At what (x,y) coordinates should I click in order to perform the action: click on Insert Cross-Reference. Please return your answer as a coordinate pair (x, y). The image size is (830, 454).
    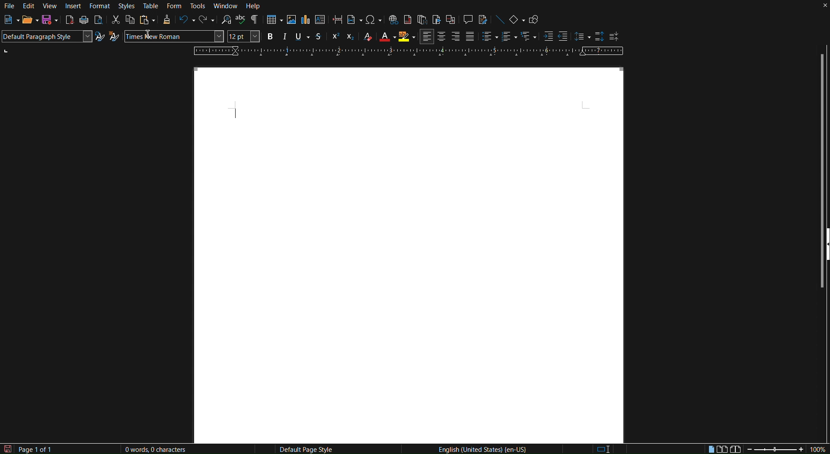
    Looking at the image, I should click on (451, 21).